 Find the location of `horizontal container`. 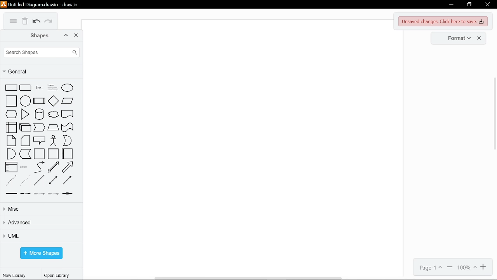

horizontal container is located at coordinates (68, 154).